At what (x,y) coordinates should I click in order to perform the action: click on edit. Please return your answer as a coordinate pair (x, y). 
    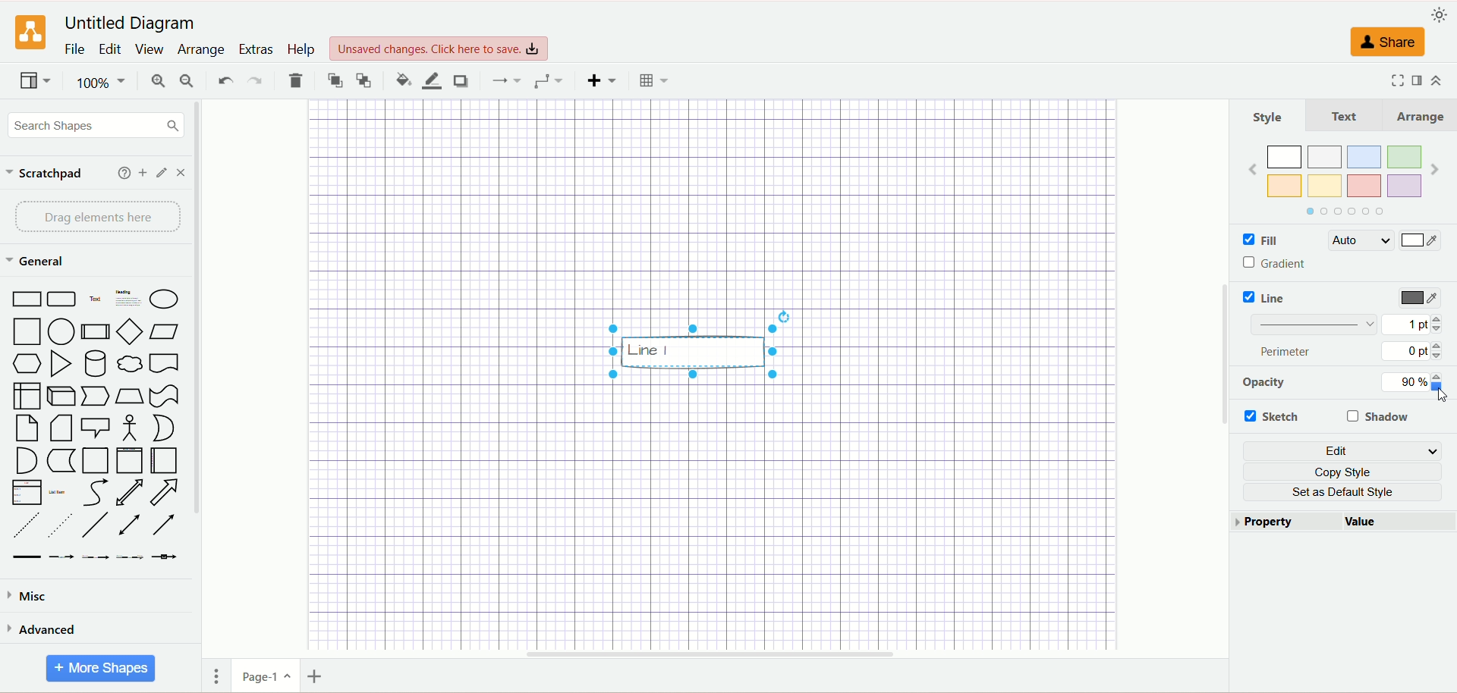
    Looking at the image, I should click on (160, 173).